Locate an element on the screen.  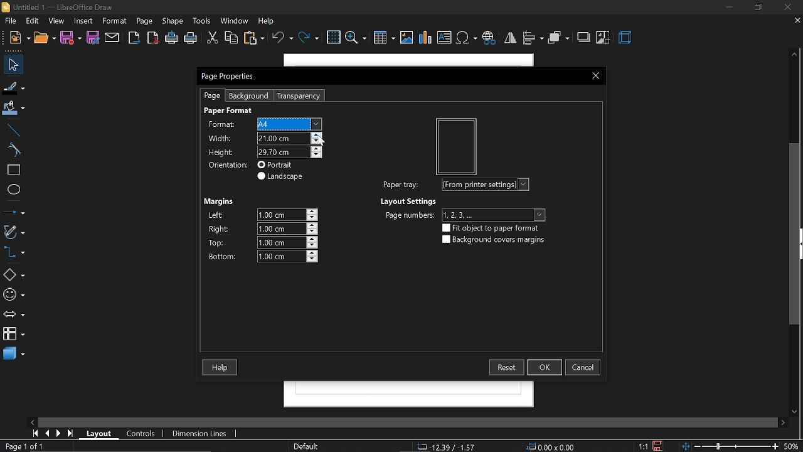
view is located at coordinates (56, 21).